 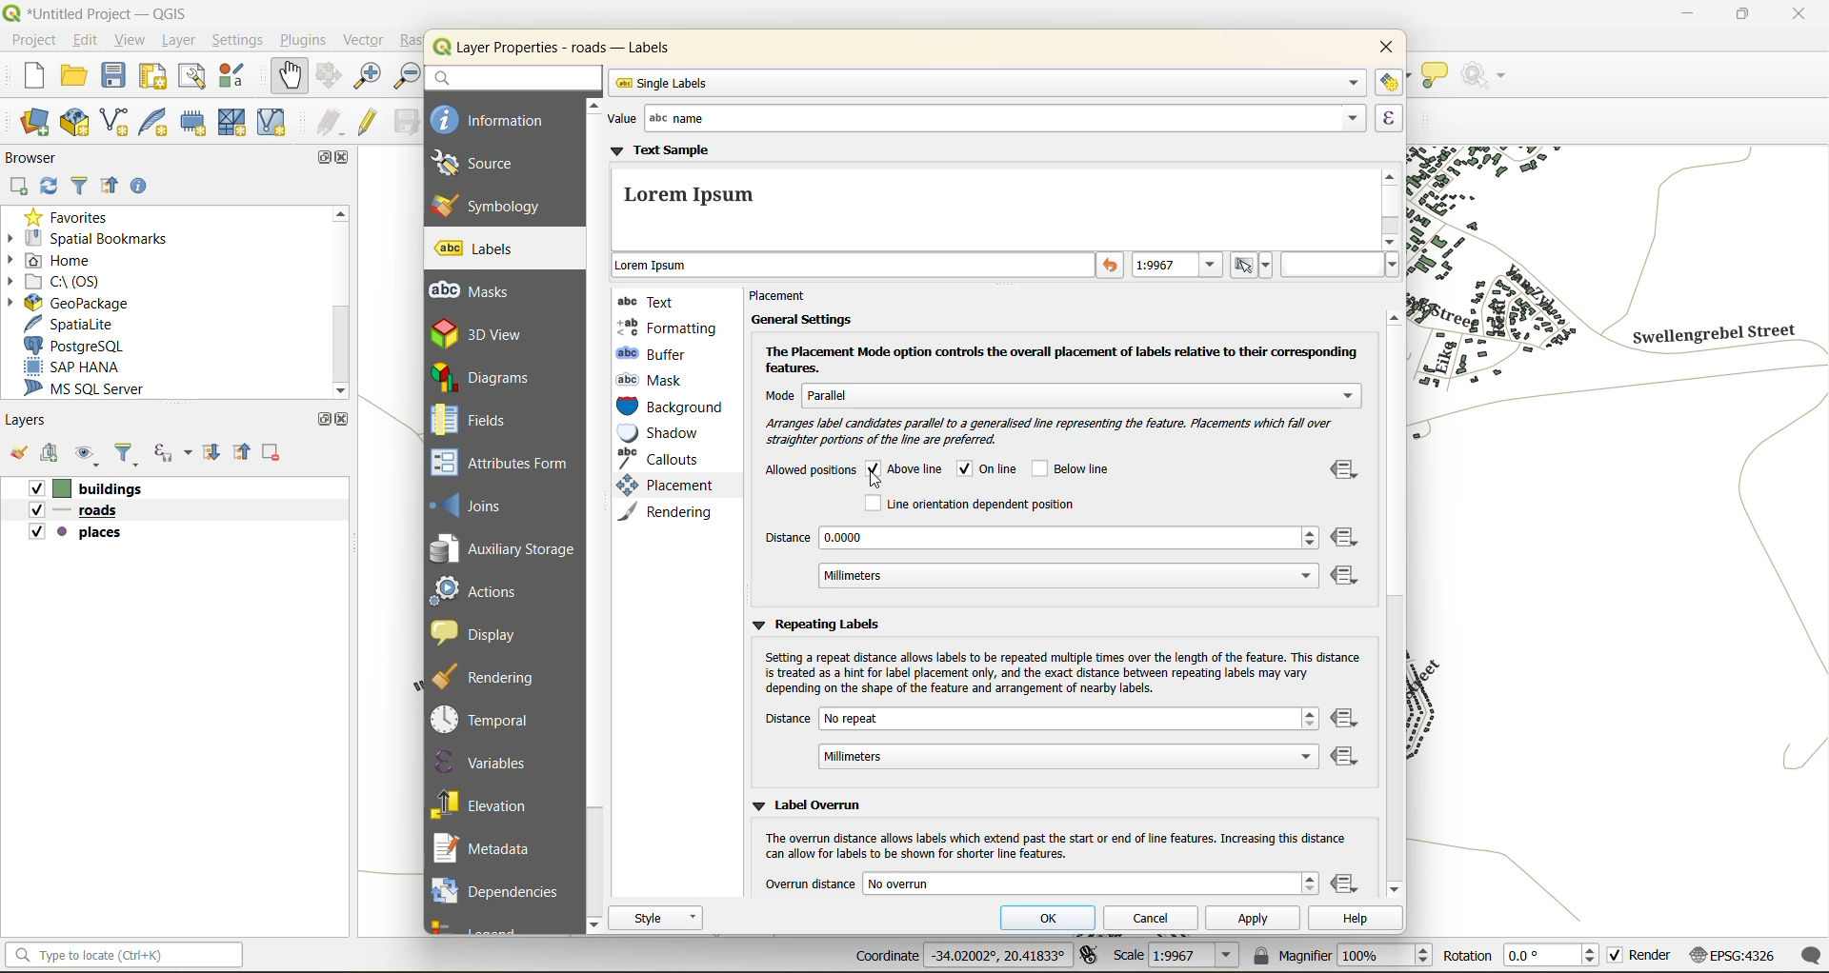 I want to click on line orientation dependent position, so click(x=968, y=504).